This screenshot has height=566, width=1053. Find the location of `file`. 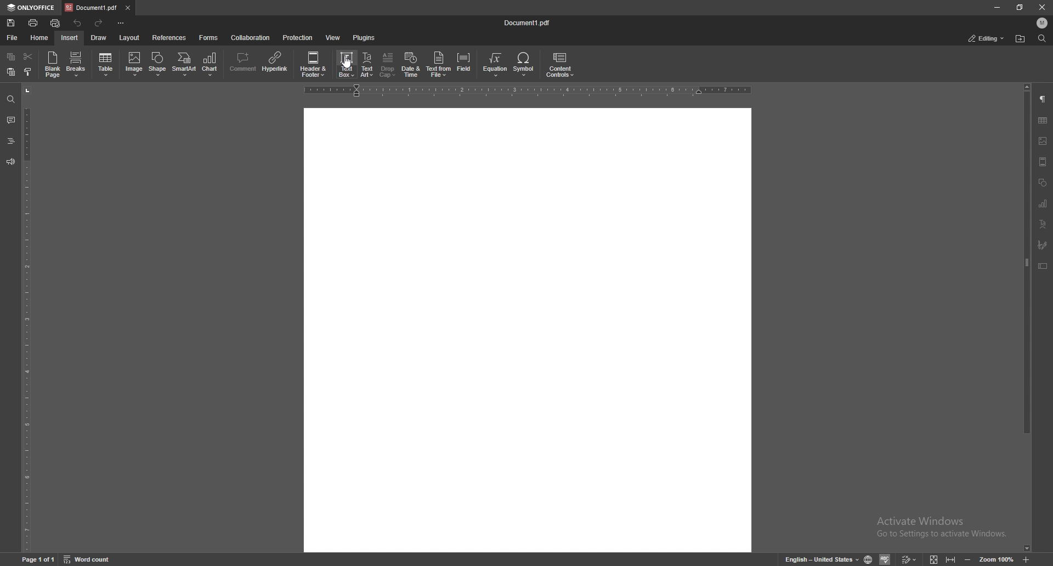

file is located at coordinates (12, 38).